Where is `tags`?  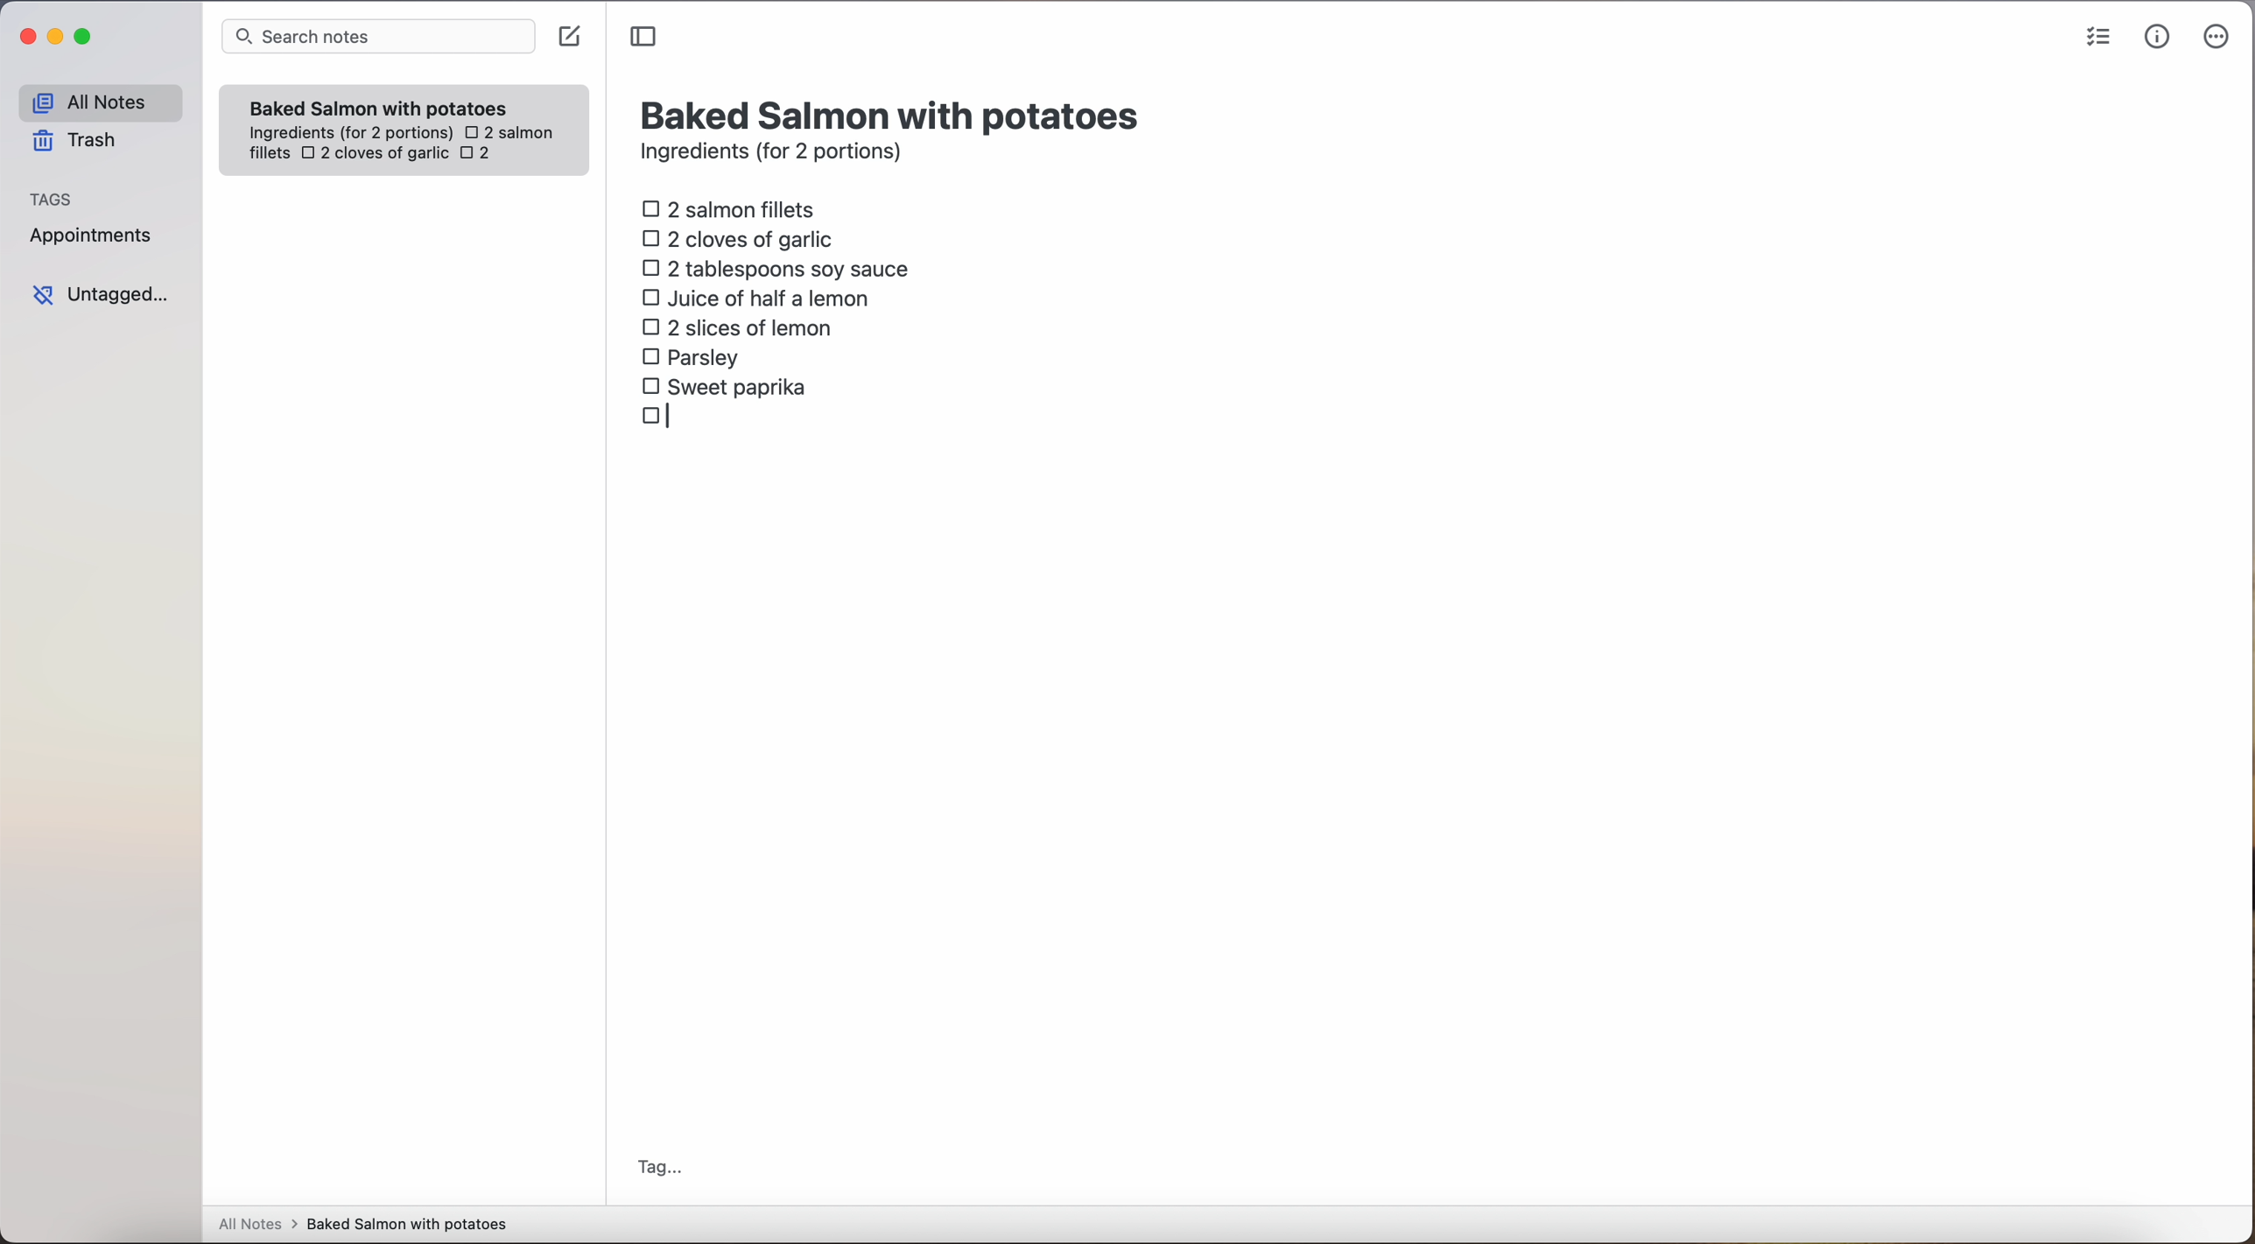 tags is located at coordinates (52, 197).